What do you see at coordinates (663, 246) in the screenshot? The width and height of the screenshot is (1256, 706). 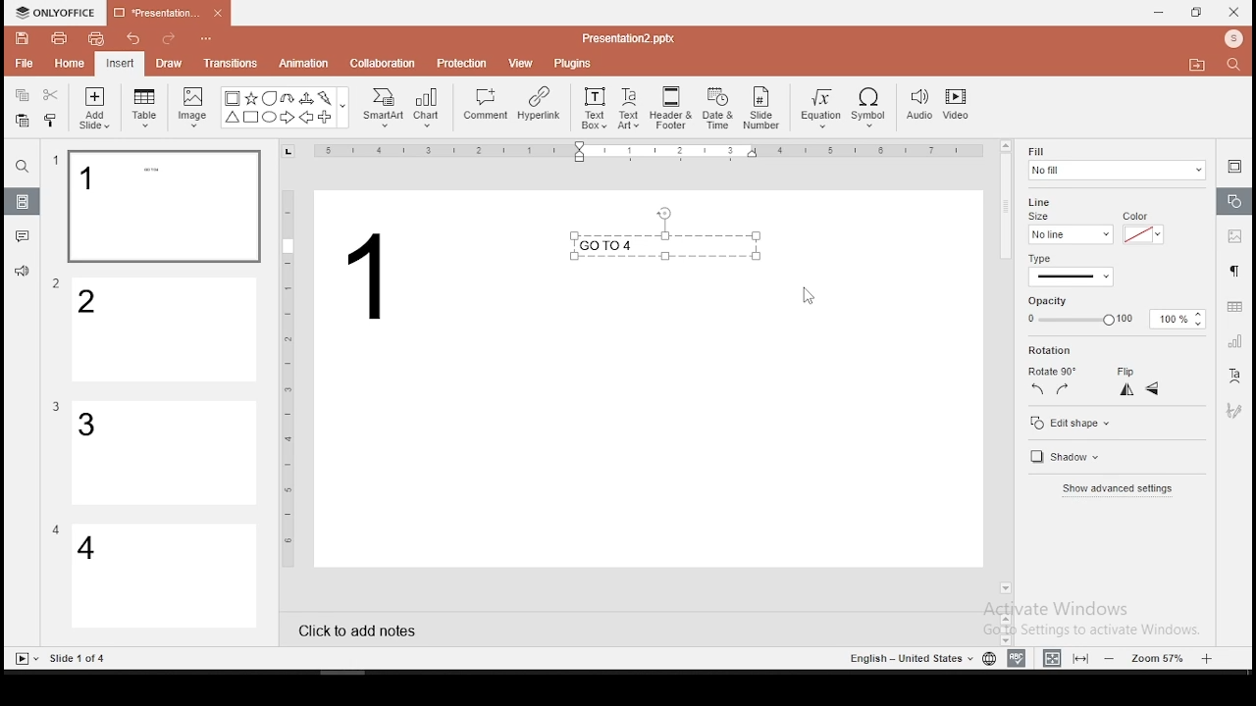 I see `text box` at bounding box center [663, 246].